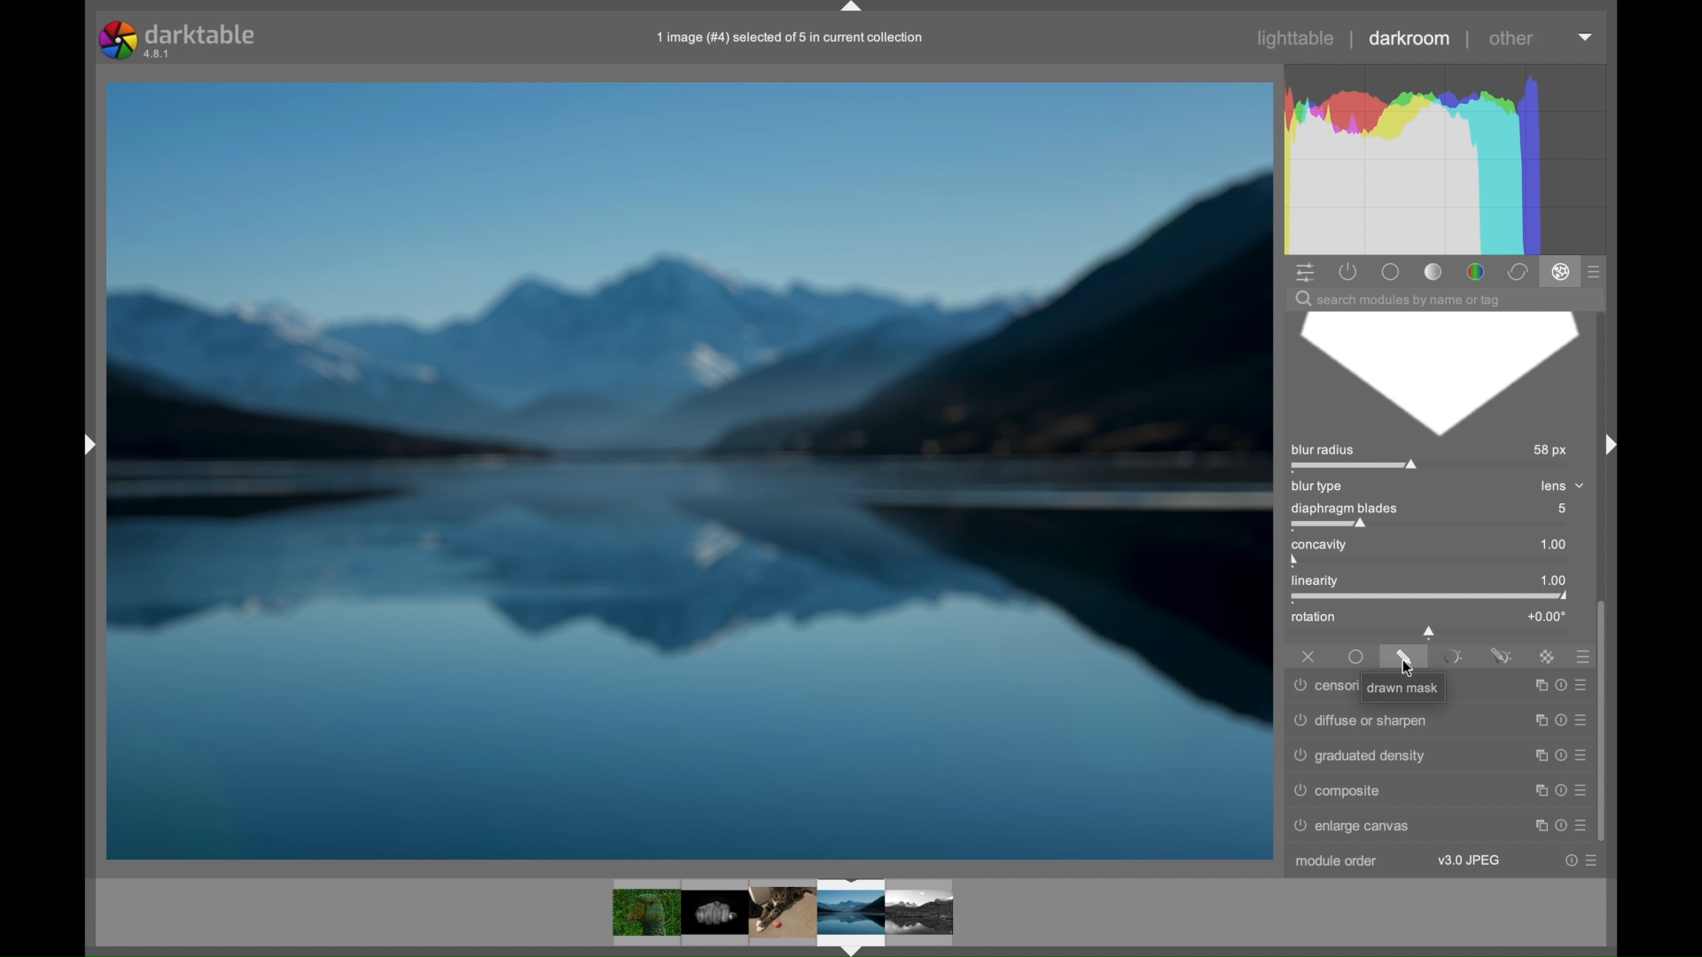 The height and width of the screenshot is (957, 1702). What do you see at coordinates (1323, 550) in the screenshot?
I see `concavity` at bounding box center [1323, 550].